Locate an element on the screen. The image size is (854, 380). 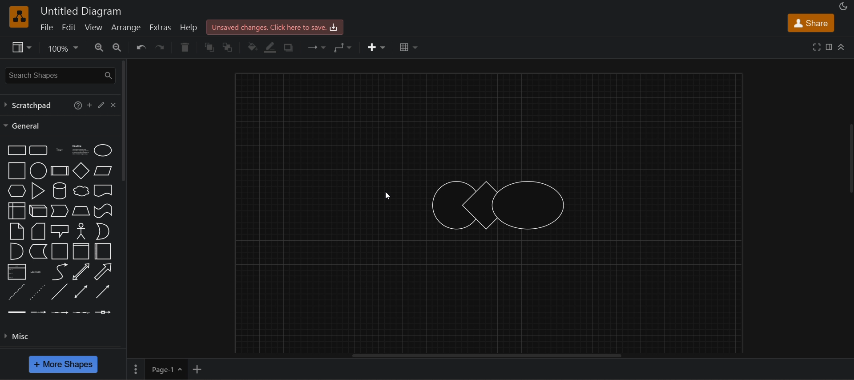
document is located at coordinates (103, 190).